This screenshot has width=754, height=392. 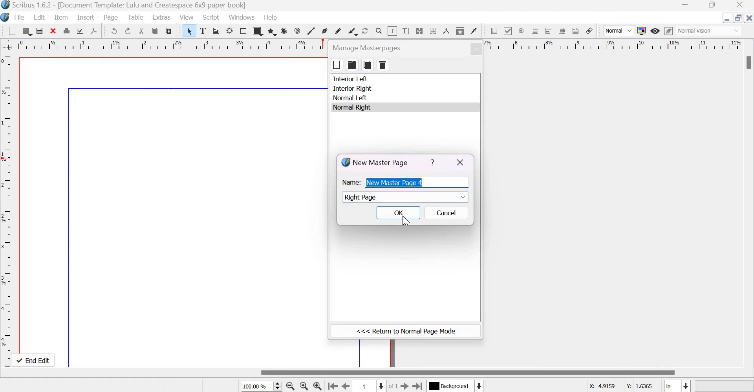 I want to click on undo, so click(x=114, y=30).